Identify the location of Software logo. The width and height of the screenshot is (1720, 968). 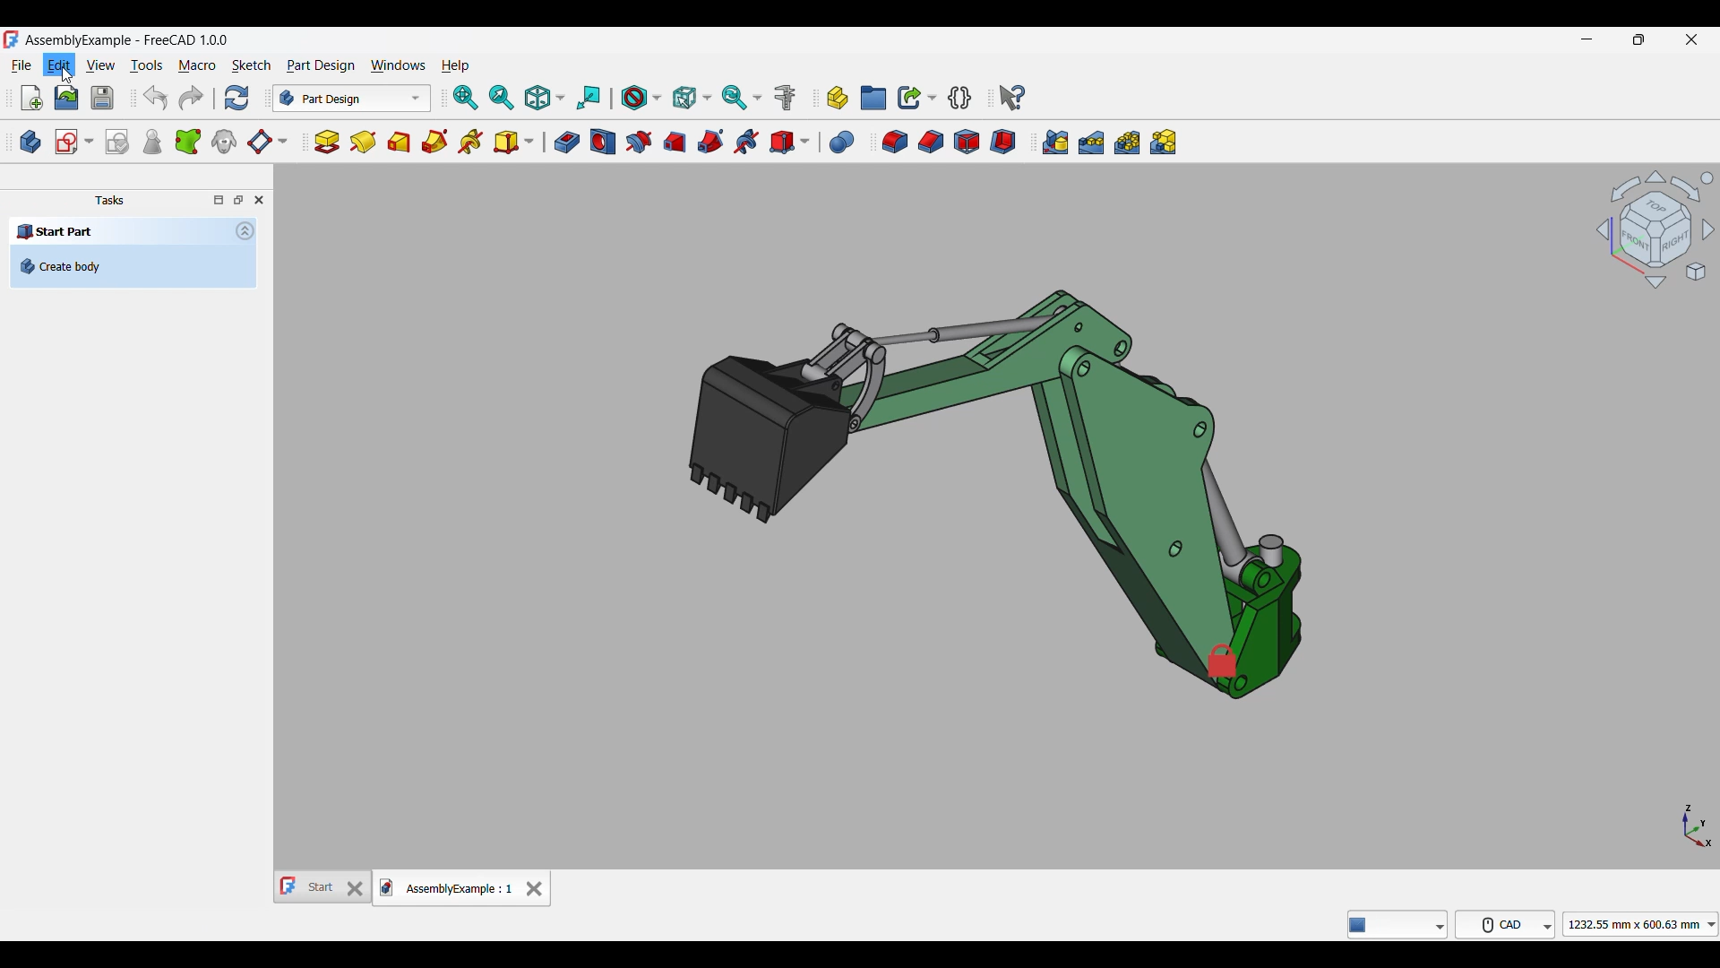
(11, 39).